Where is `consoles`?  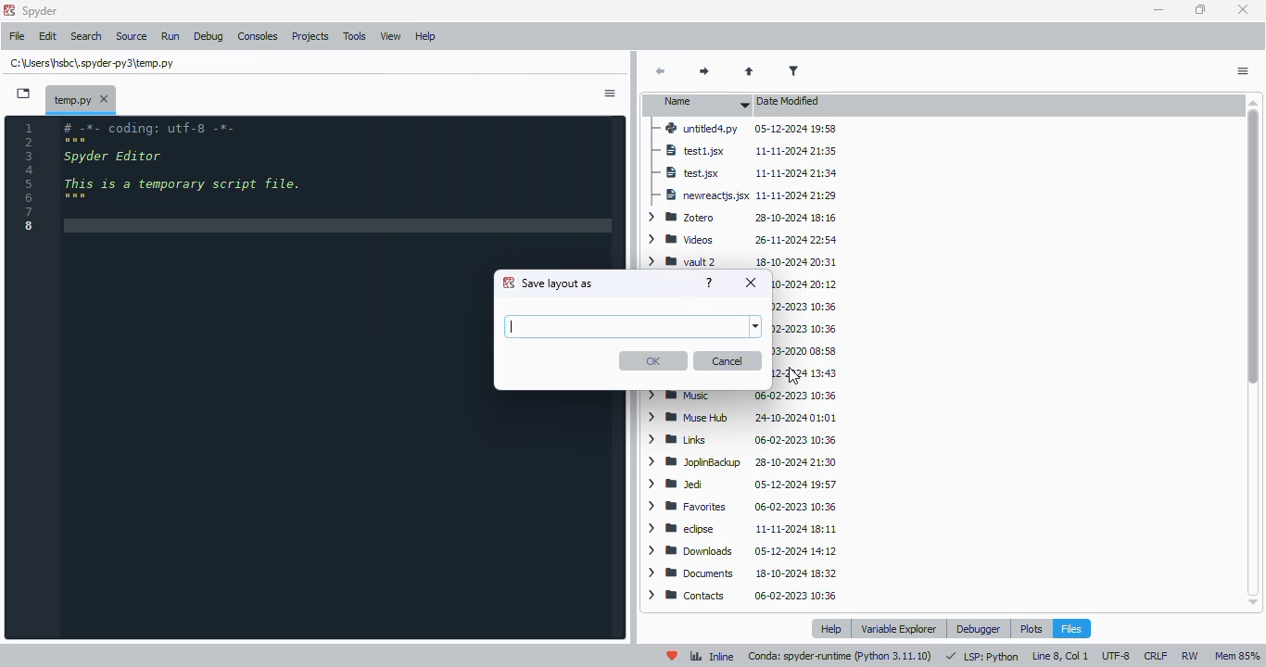
consoles is located at coordinates (259, 36).